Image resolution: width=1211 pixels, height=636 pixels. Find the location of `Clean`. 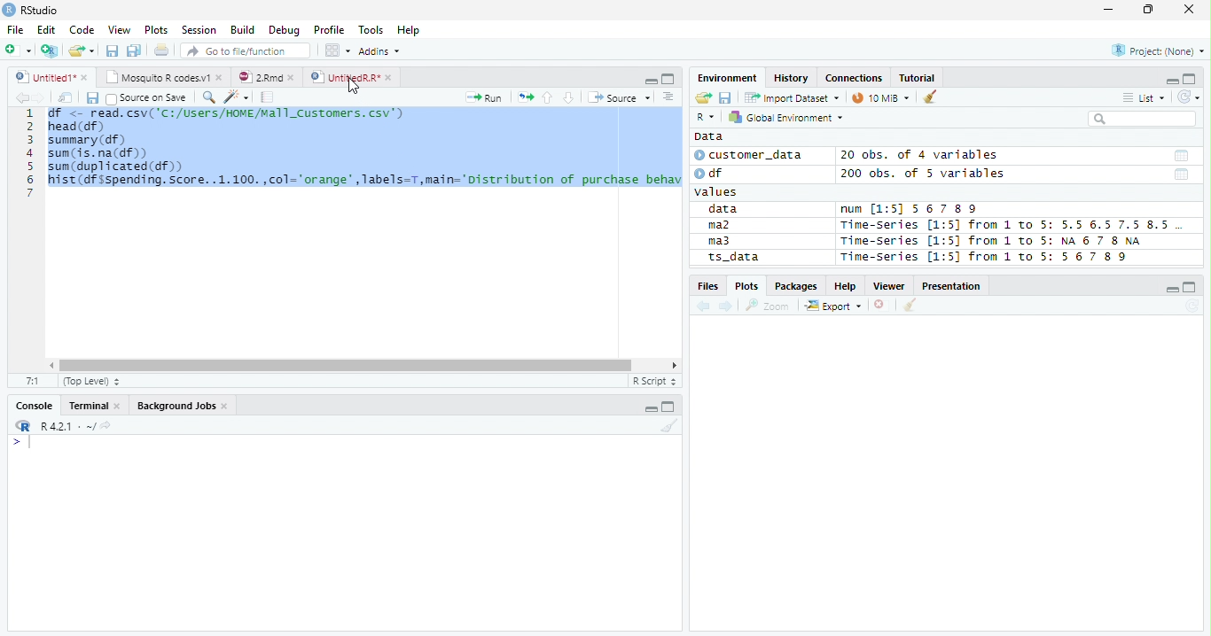

Clean is located at coordinates (932, 96).